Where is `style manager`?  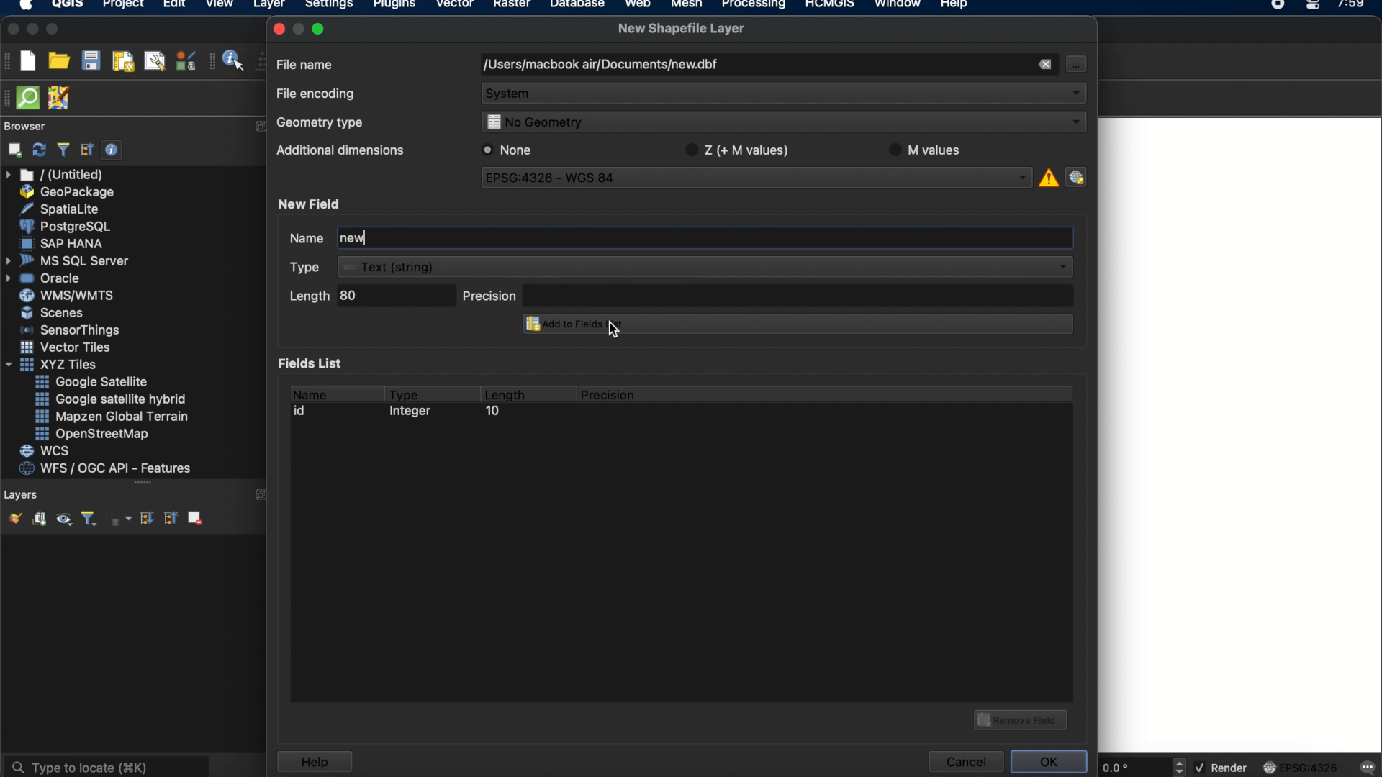
style manager is located at coordinates (186, 60).